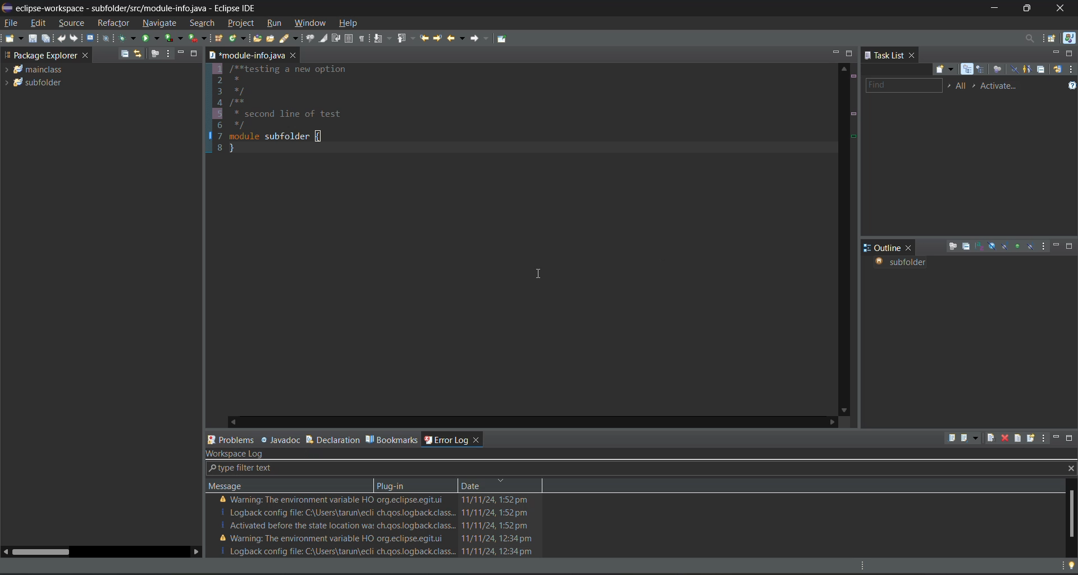 This screenshot has width=1078, height=575. What do you see at coordinates (243, 486) in the screenshot?
I see `message` at bounding box center [243, 486].